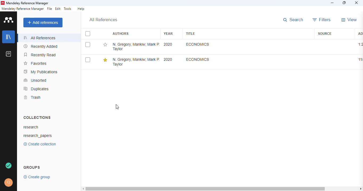  Describe the element at coordinates (344, 3) in the screenshot. I see `maximize` at that location.